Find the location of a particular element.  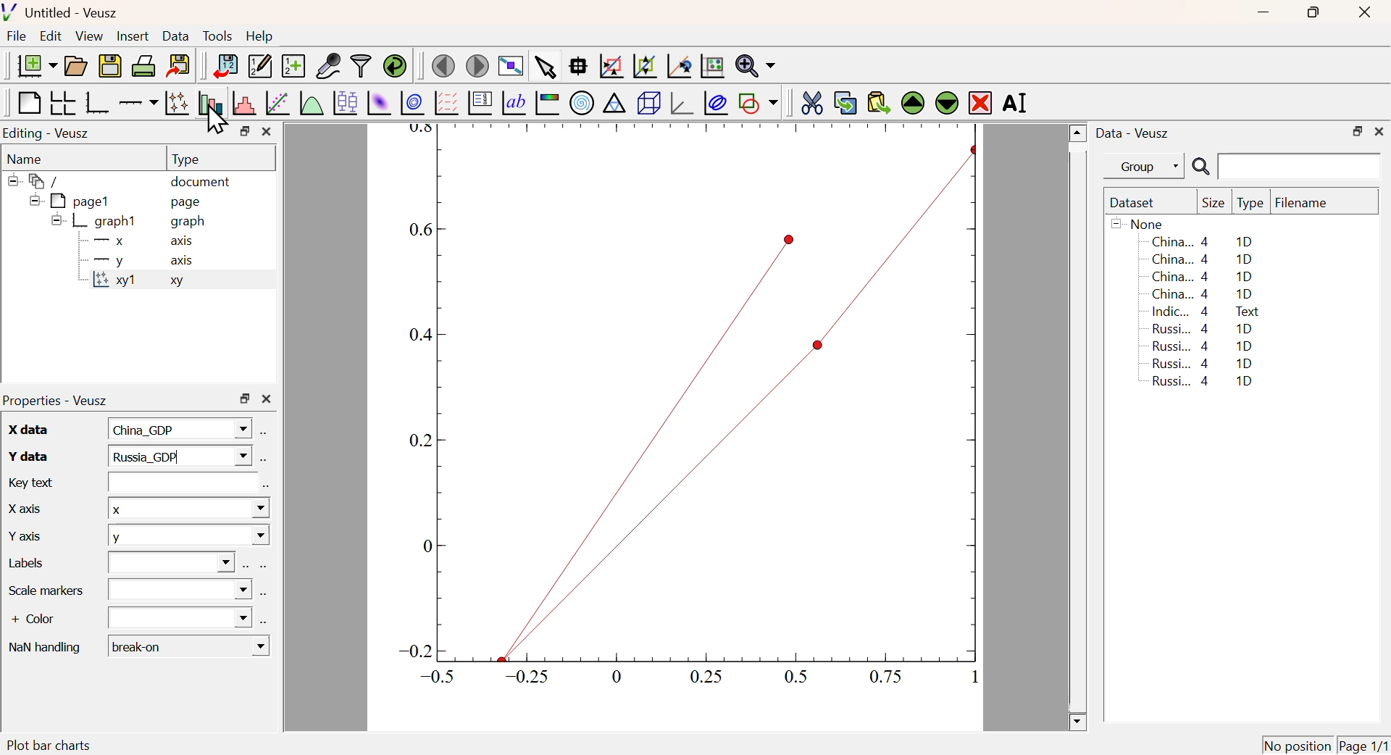

Select items from graph or scroll is located at coordinates (544, 70).